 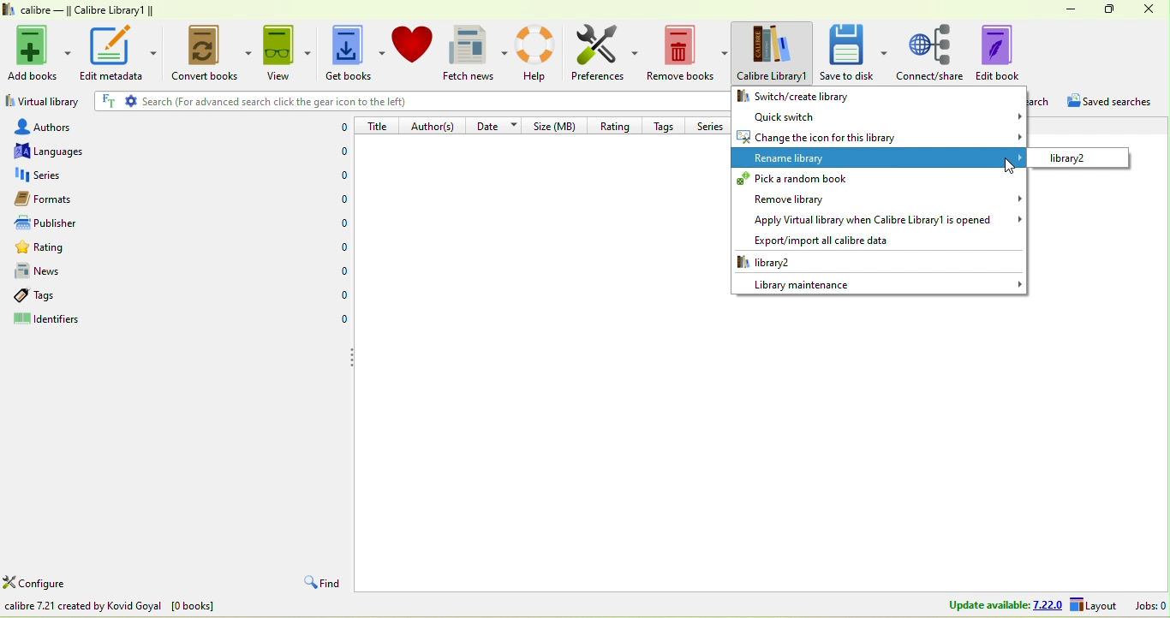 I want to click on convert books, so click(x=207, y=55).